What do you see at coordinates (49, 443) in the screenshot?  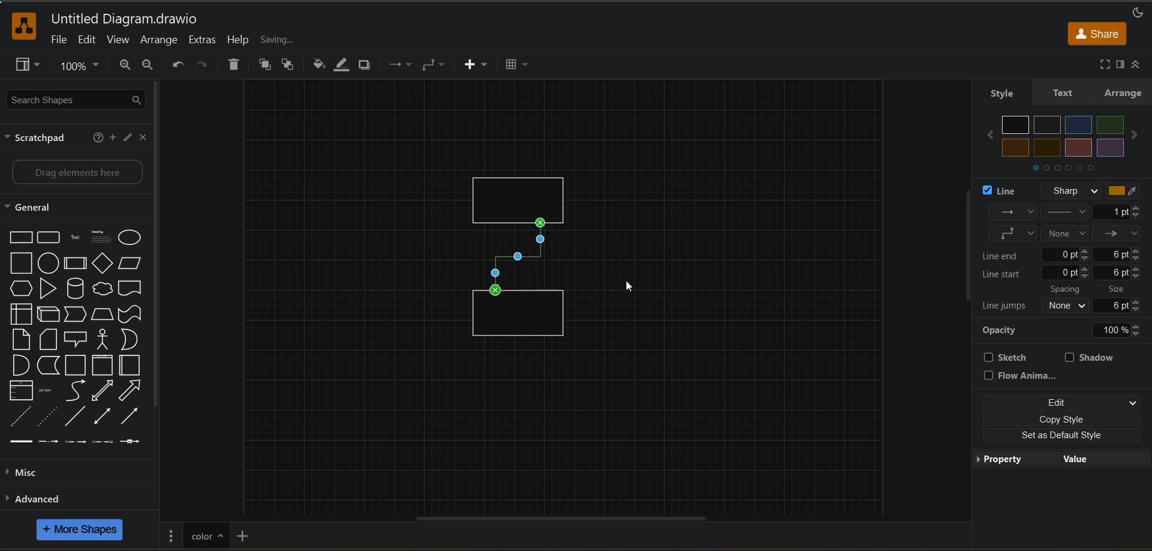 I see `Connector with label` at bounding box center [49, 443].